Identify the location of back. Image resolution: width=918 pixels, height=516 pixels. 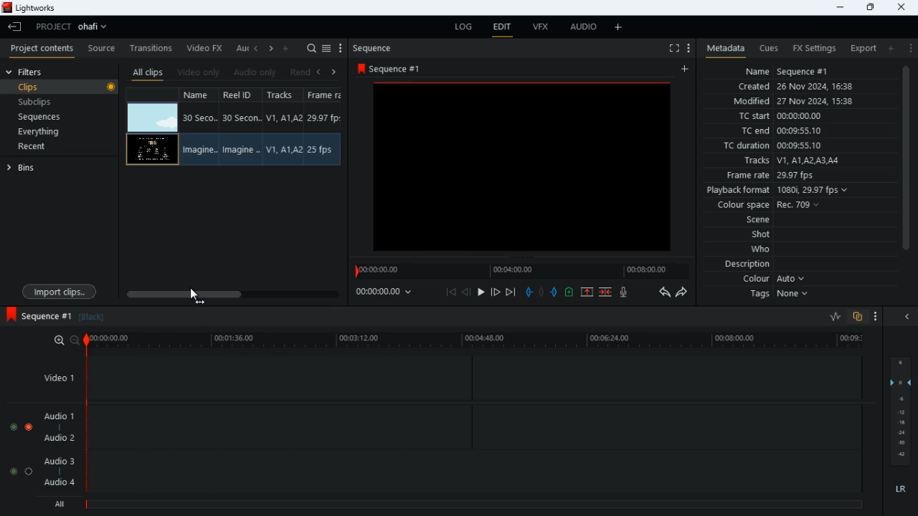
(466, 292).